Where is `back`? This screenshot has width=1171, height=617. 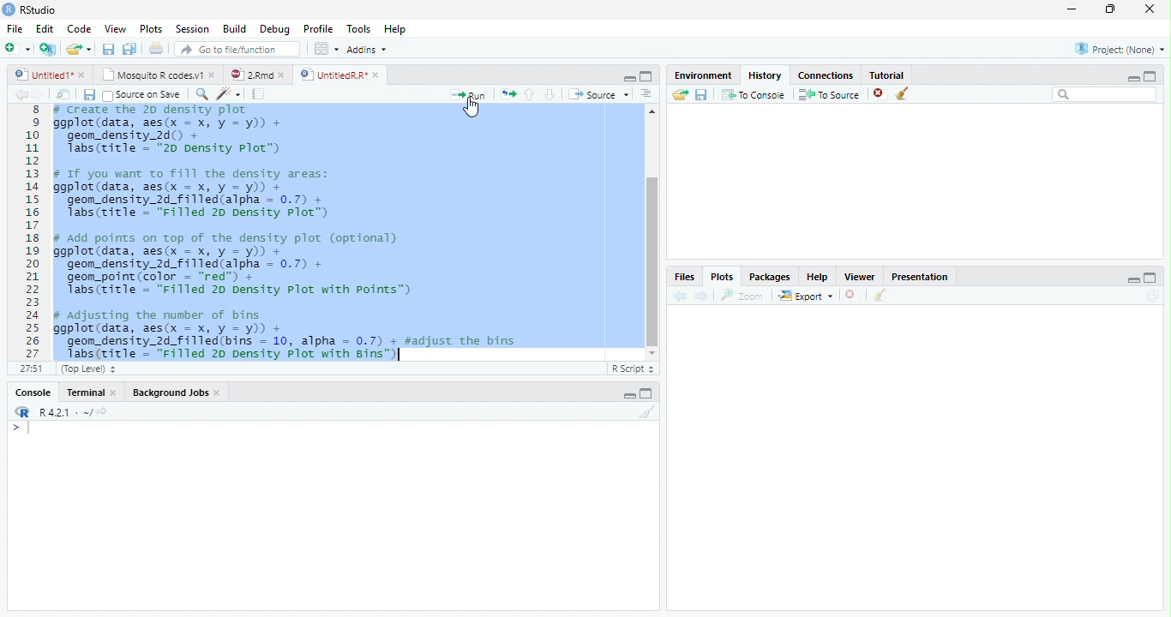 back is located at coordinates (677, 296).